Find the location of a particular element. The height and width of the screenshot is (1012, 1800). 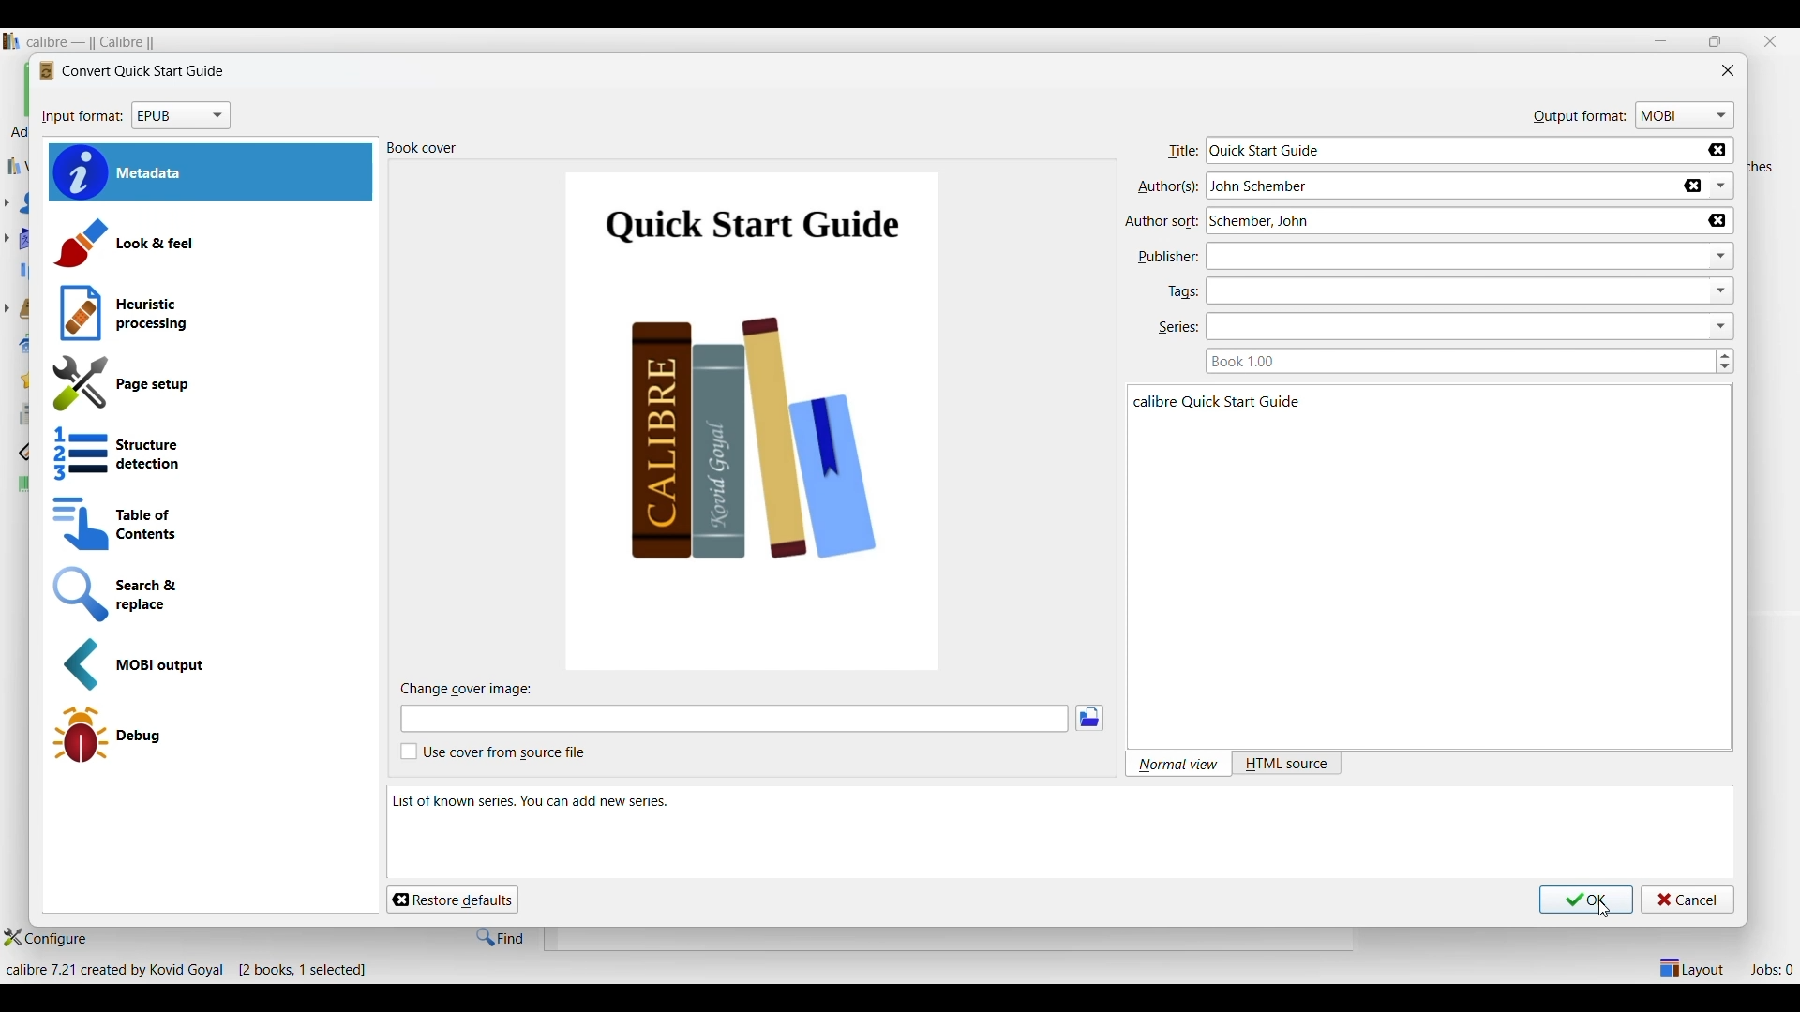

Save is located at coordinates (1587, 900).